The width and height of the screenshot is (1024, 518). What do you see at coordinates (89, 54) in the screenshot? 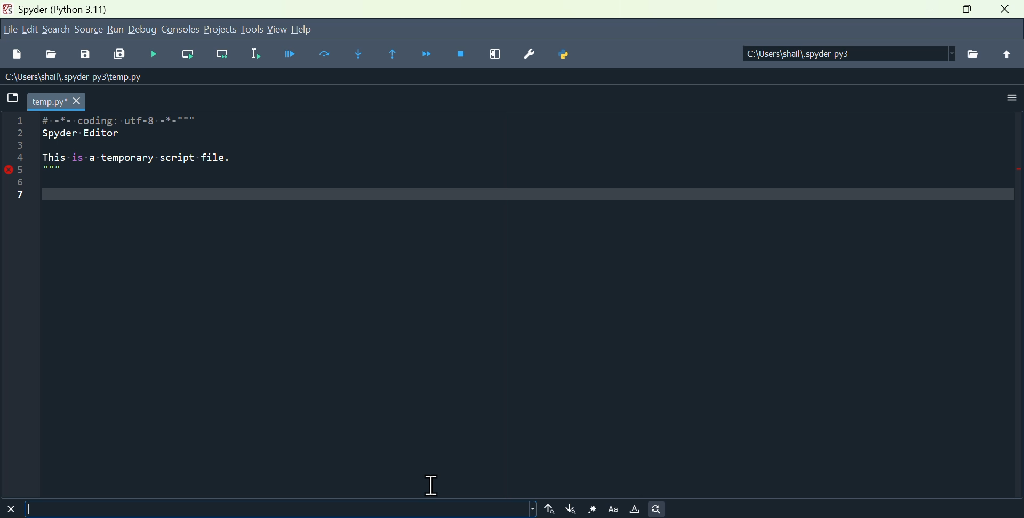
I see `Save as` at bounding box center [89, 54].